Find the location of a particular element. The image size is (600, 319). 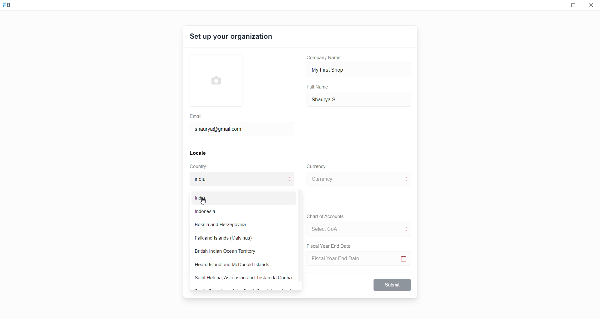

Falkland Islands (Malvinas) is located at coordinates (233, 238).